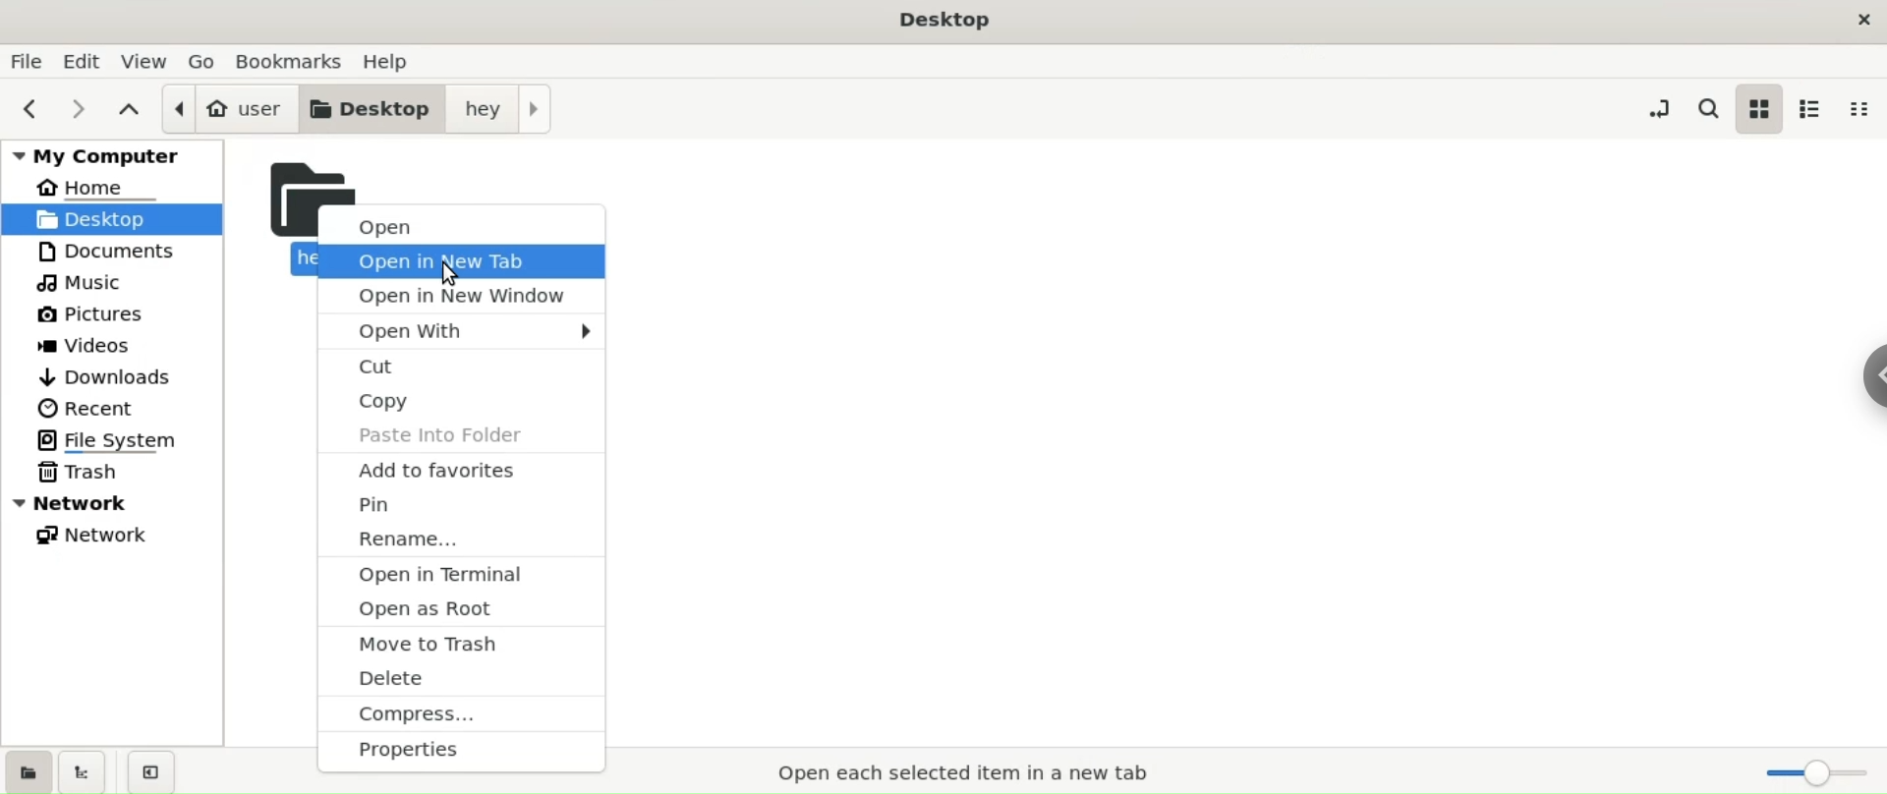  Describe the element at coordinates (458, 223) in the screenshot. I see `open` at that location.